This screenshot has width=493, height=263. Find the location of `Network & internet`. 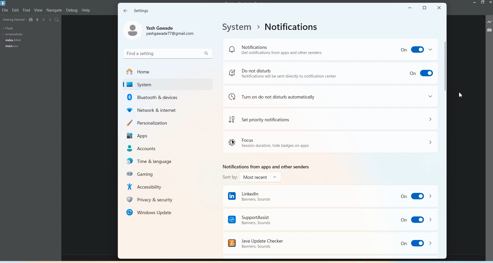

Network & internet is located at coordinates (165, 109).